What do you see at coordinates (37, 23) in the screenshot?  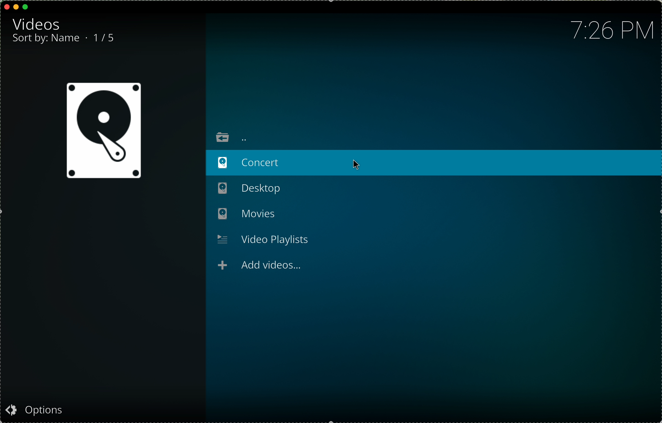 I see `videos` at bounding box center [37, 23].